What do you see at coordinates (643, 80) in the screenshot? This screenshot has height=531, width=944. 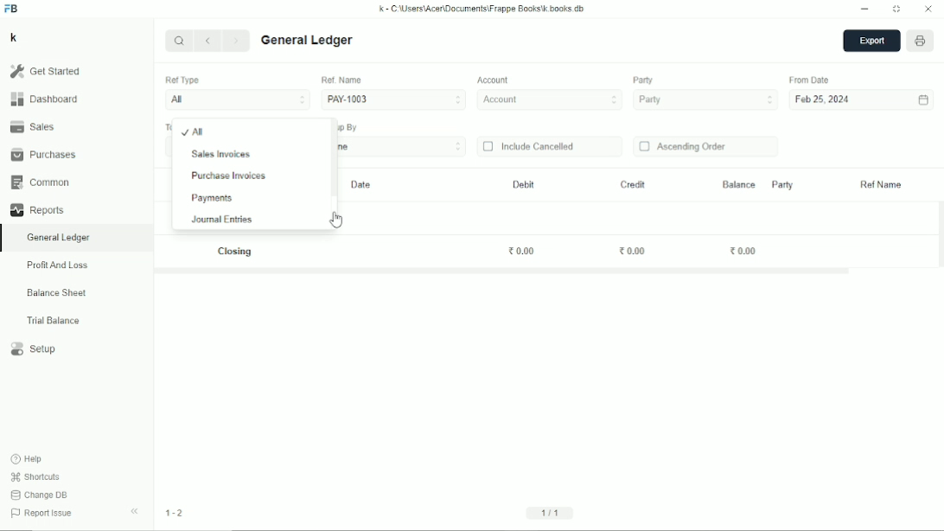 I see `Party` at bounding box center [643, 80].